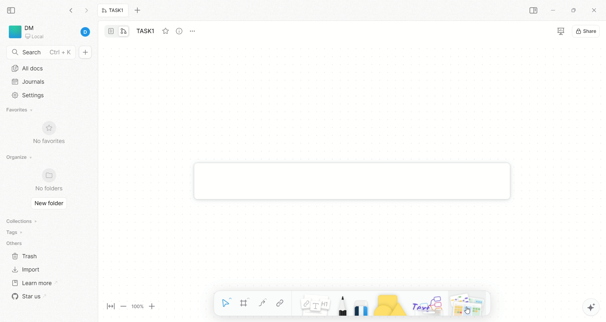 The width and height of the screenshot is (606, 322). What do you see at coordinates (133, 307) in the screenshot?
I see `page magnification` at bounding box center [133, 307].